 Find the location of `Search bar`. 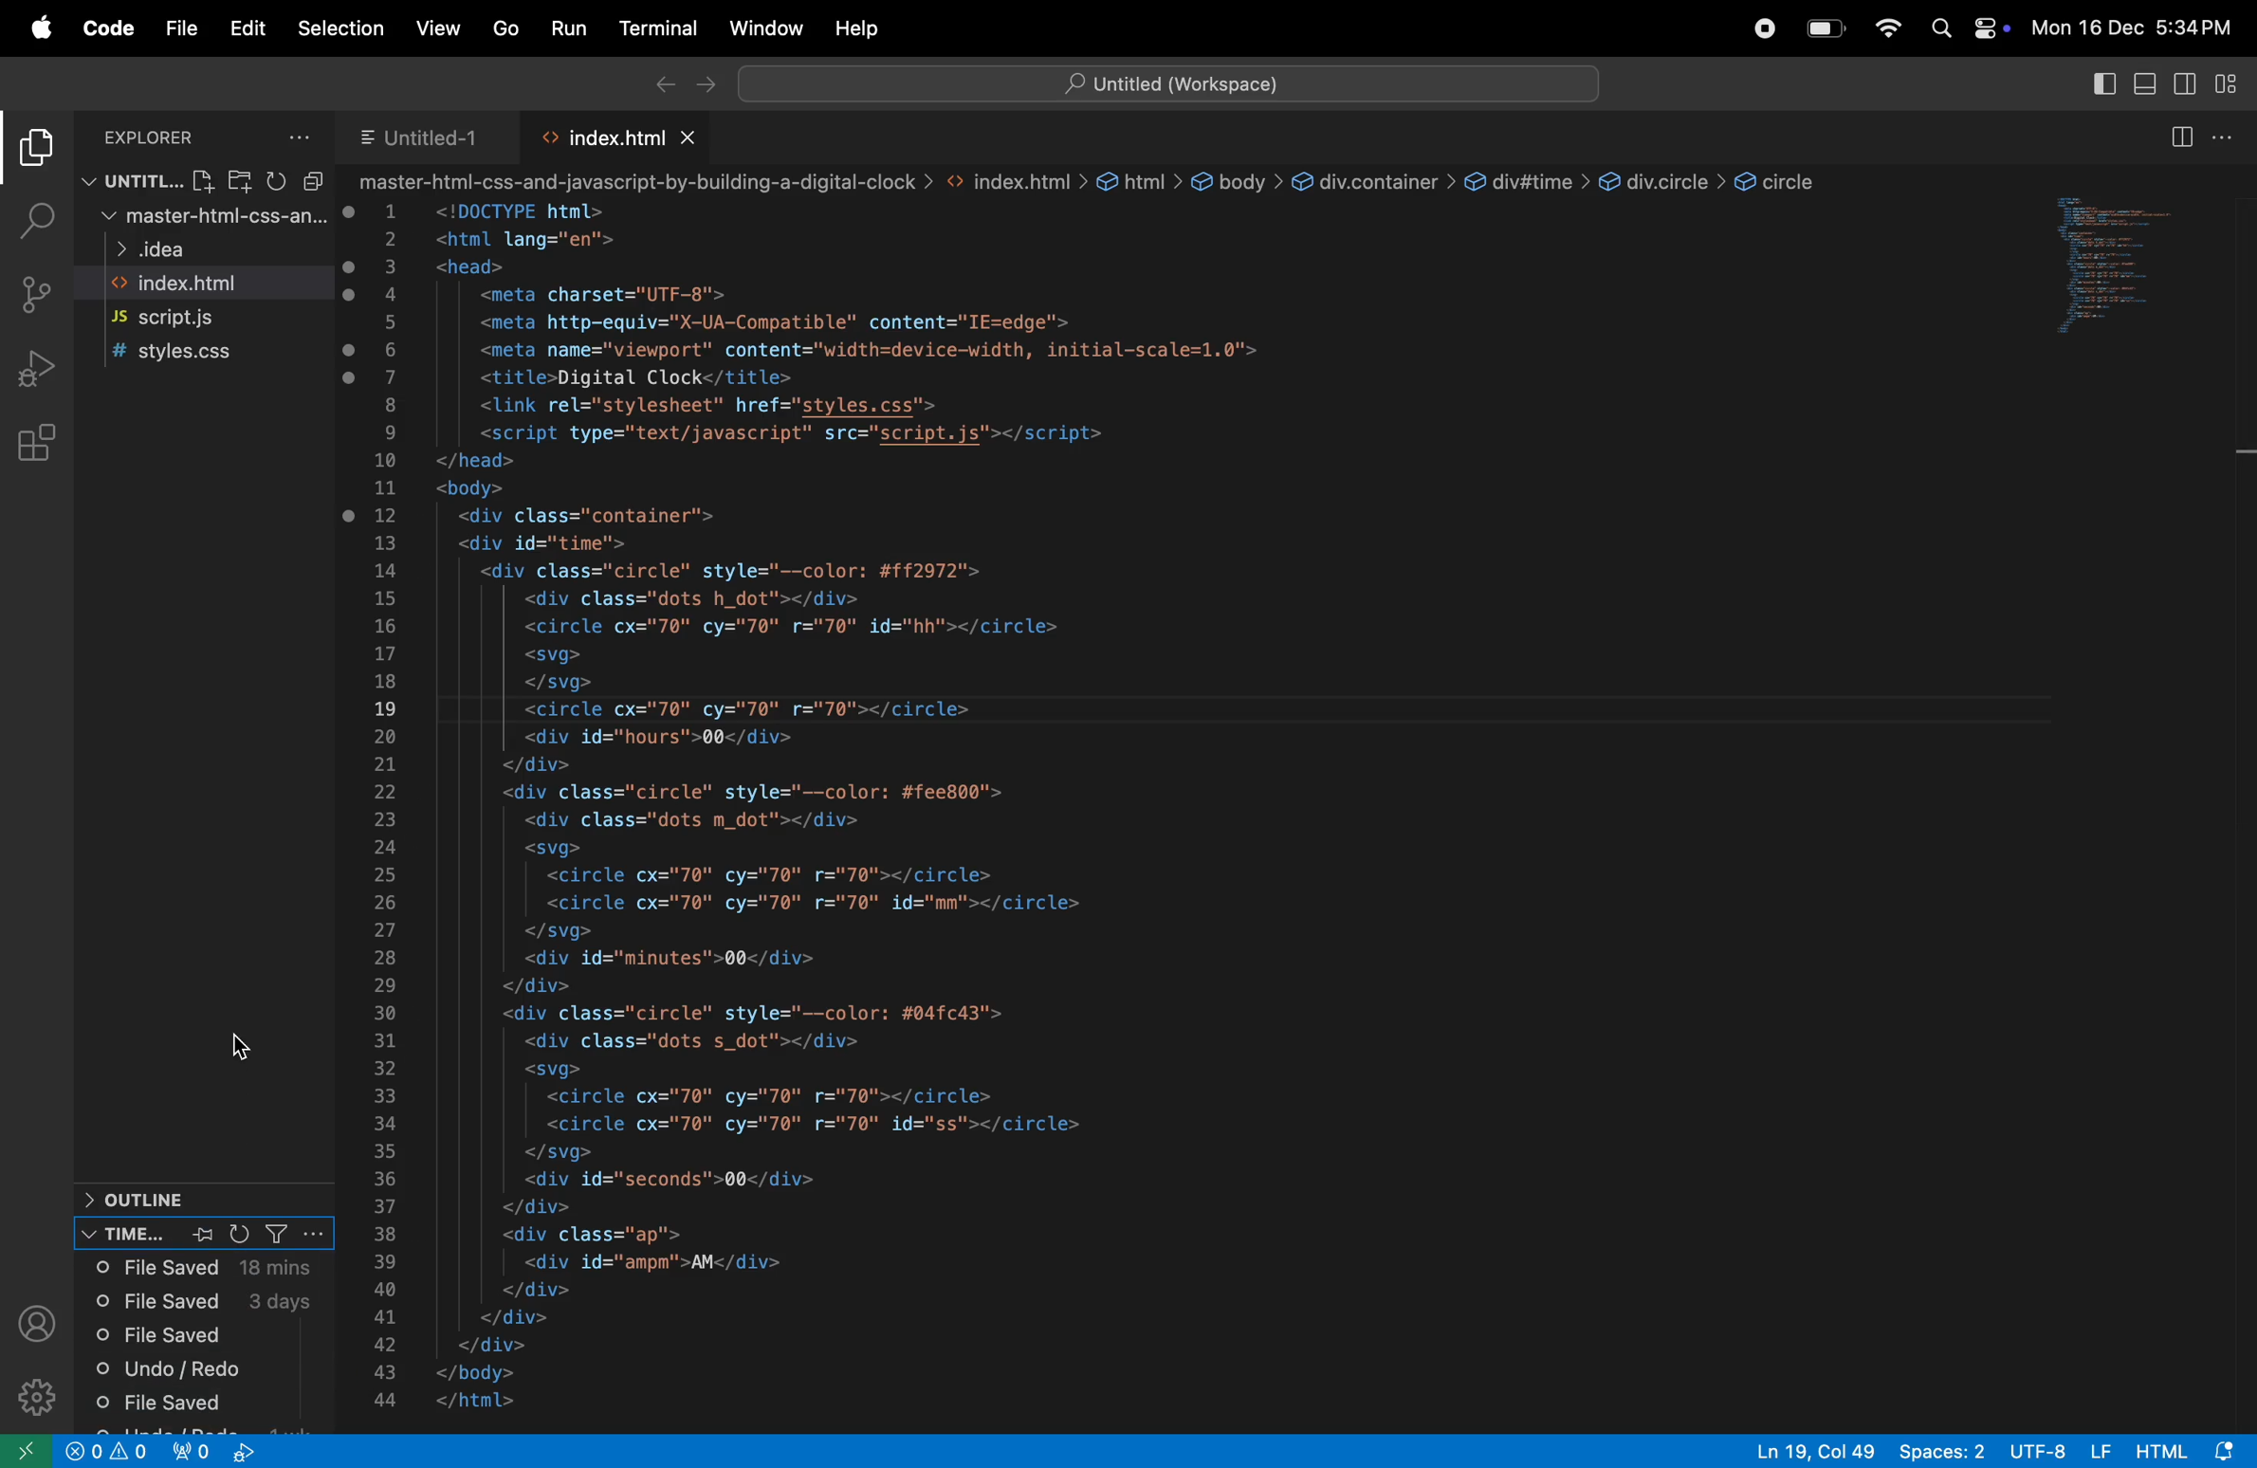

Search bar is located at coordinates (1168, 81).